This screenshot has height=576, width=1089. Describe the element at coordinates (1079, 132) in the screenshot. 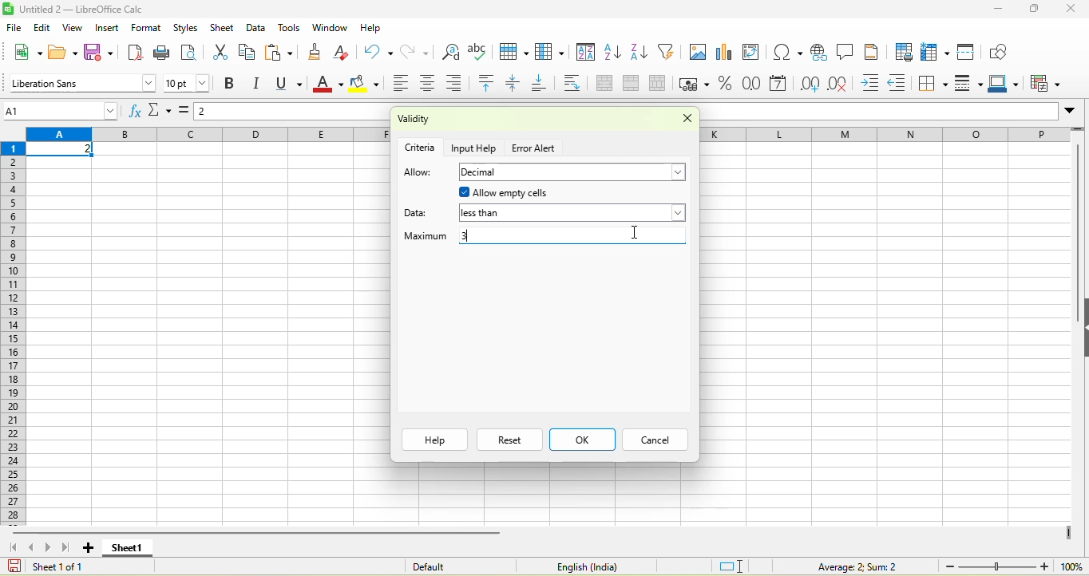

I see `more rows` at that location.